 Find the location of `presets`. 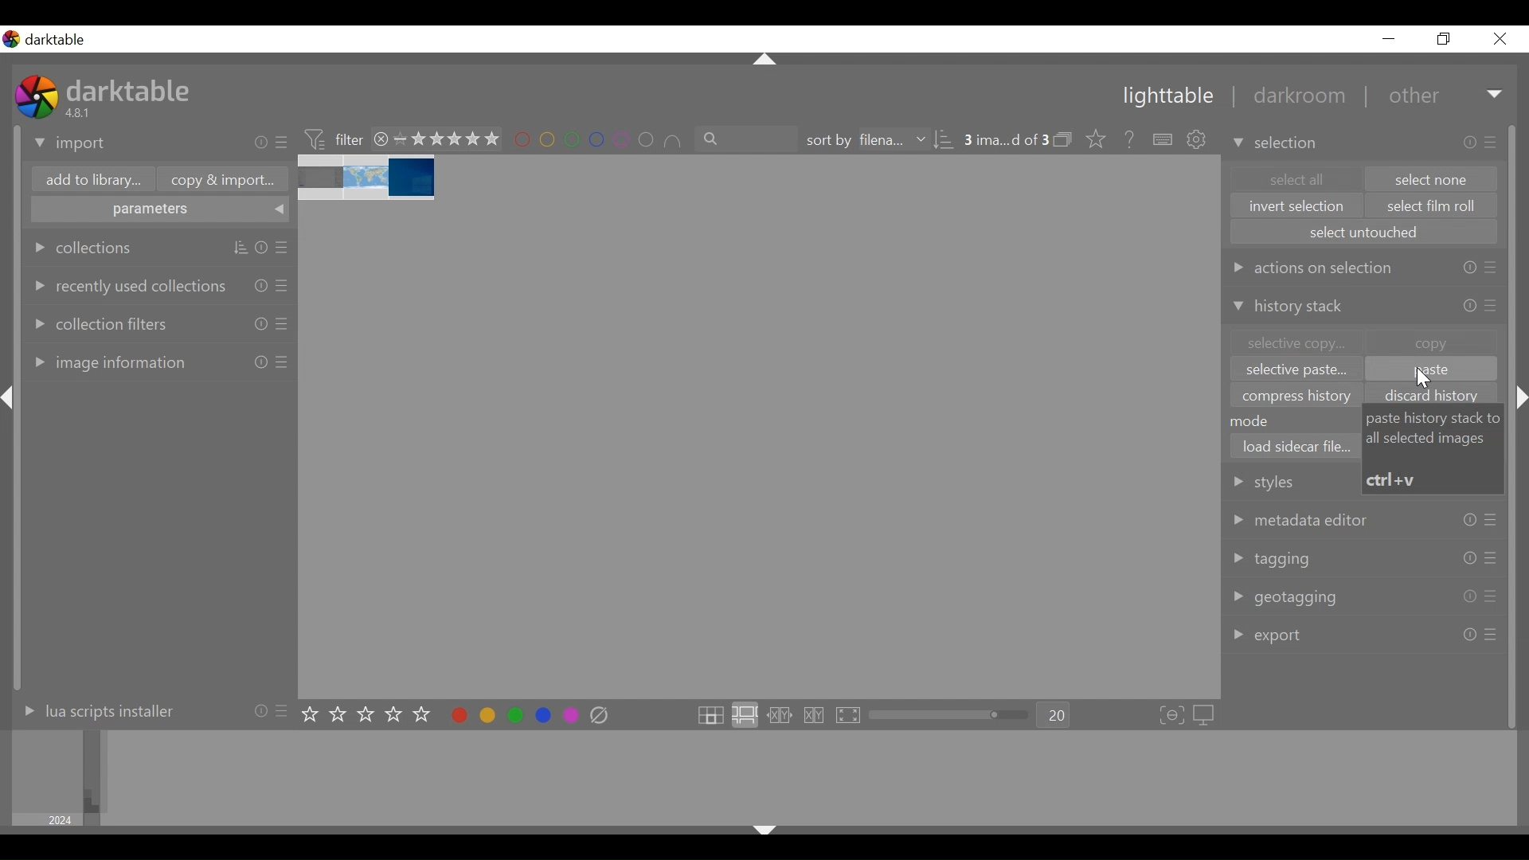

presets is located at coordinates (284, 284).